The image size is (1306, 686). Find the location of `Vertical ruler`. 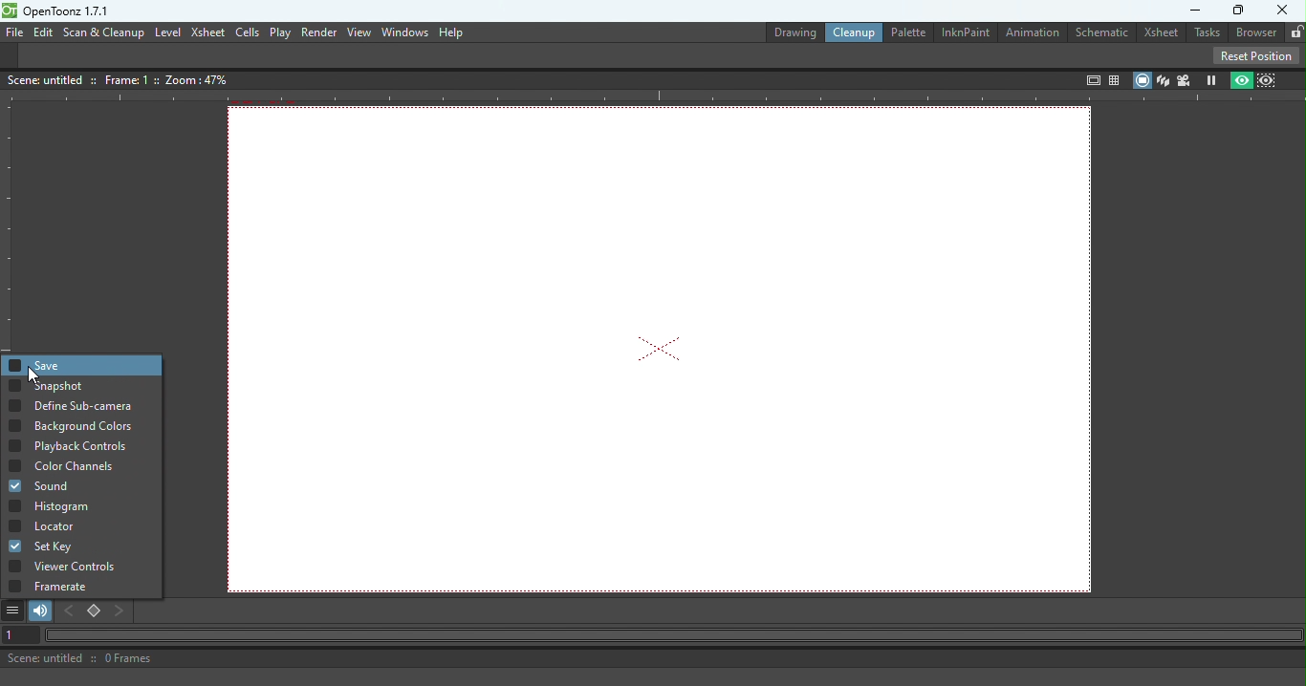

Vertical ruler is located at coordinates (9, 227).